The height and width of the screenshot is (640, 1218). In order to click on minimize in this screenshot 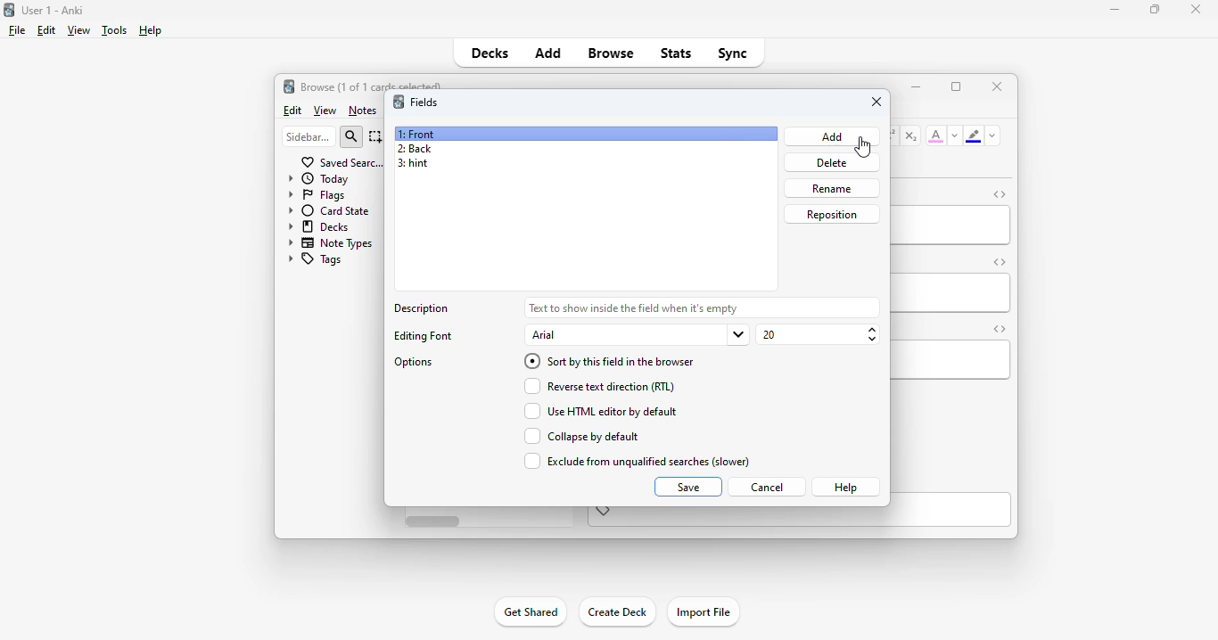, I will do `click(1115, 9)`.